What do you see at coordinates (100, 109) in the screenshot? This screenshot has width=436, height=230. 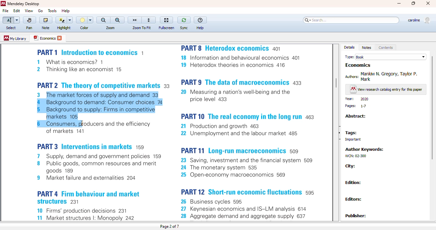 I see `3 The market forces of supply and demand 334 Background to demand: Consumer choices 745 Background to supply: Firms in competitivemarkets 1056 Consumers, producers and the efficiency (highlighted)` at bounding box center [100, 109].